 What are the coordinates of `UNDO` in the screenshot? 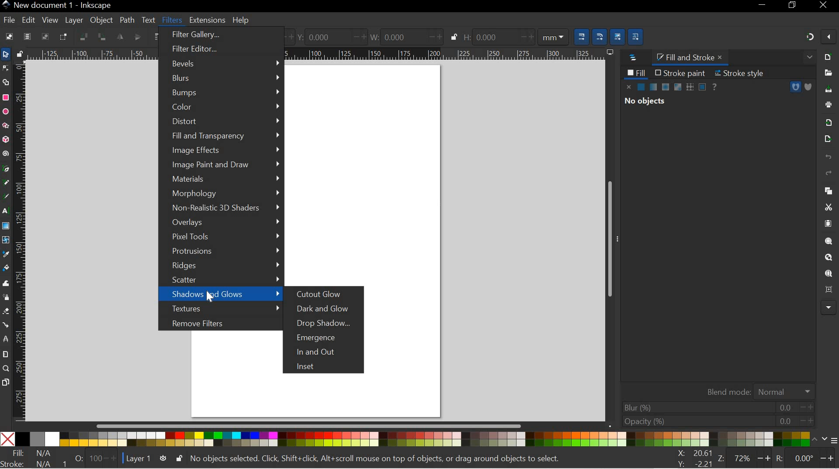 It's located at (828, 158).